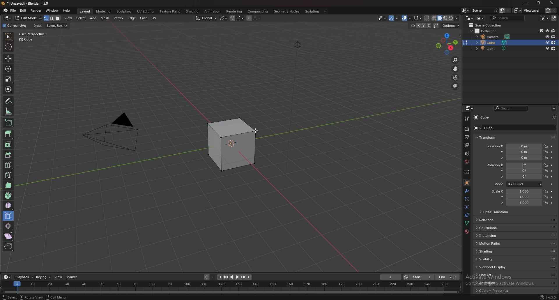  Describe the element at coordinates (445, 19) in the screenshot. I see `viewport shading` at that location.